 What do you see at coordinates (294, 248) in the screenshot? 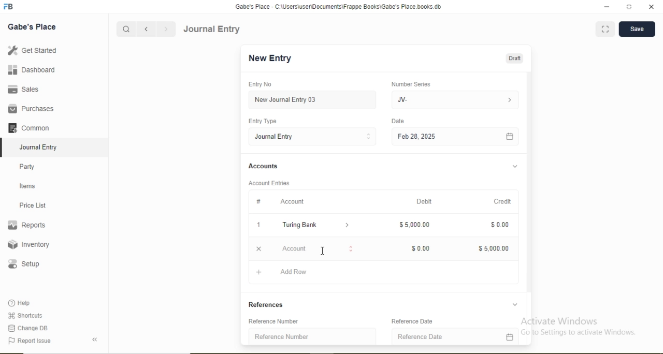
I see `Account` at bounding box center [294, 248].